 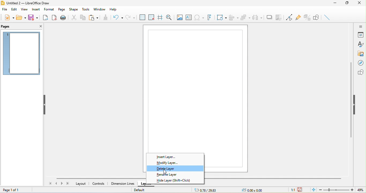 I want to click on clone formatting, so click(x=105, y=18).